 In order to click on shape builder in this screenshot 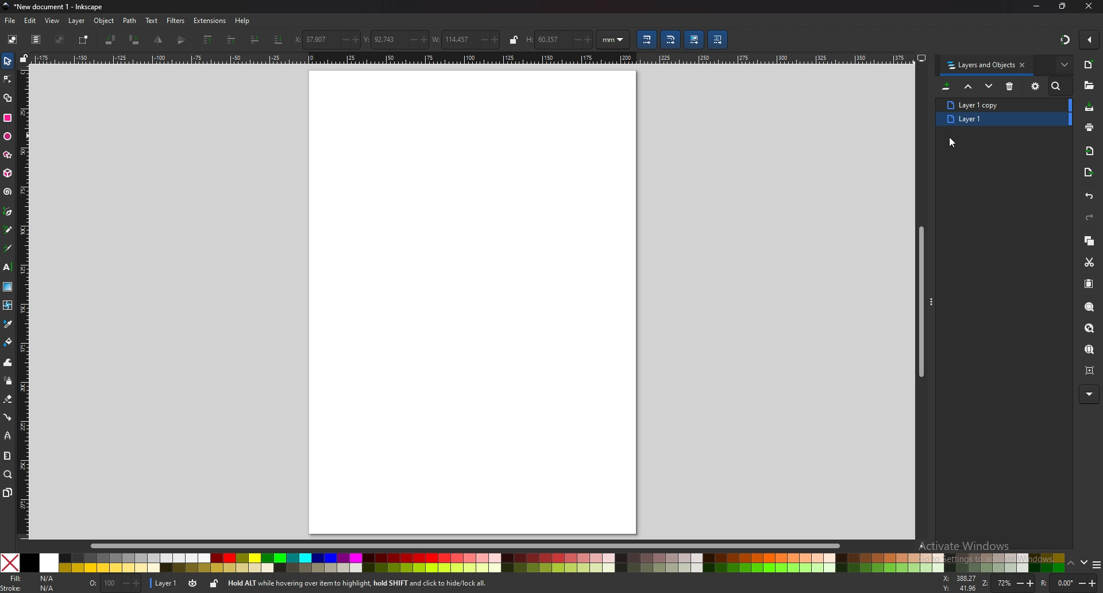, I will do `click(7, 98)`.